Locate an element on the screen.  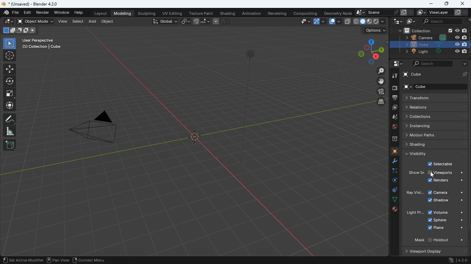
geometry node is located at coordinates (336, 13).